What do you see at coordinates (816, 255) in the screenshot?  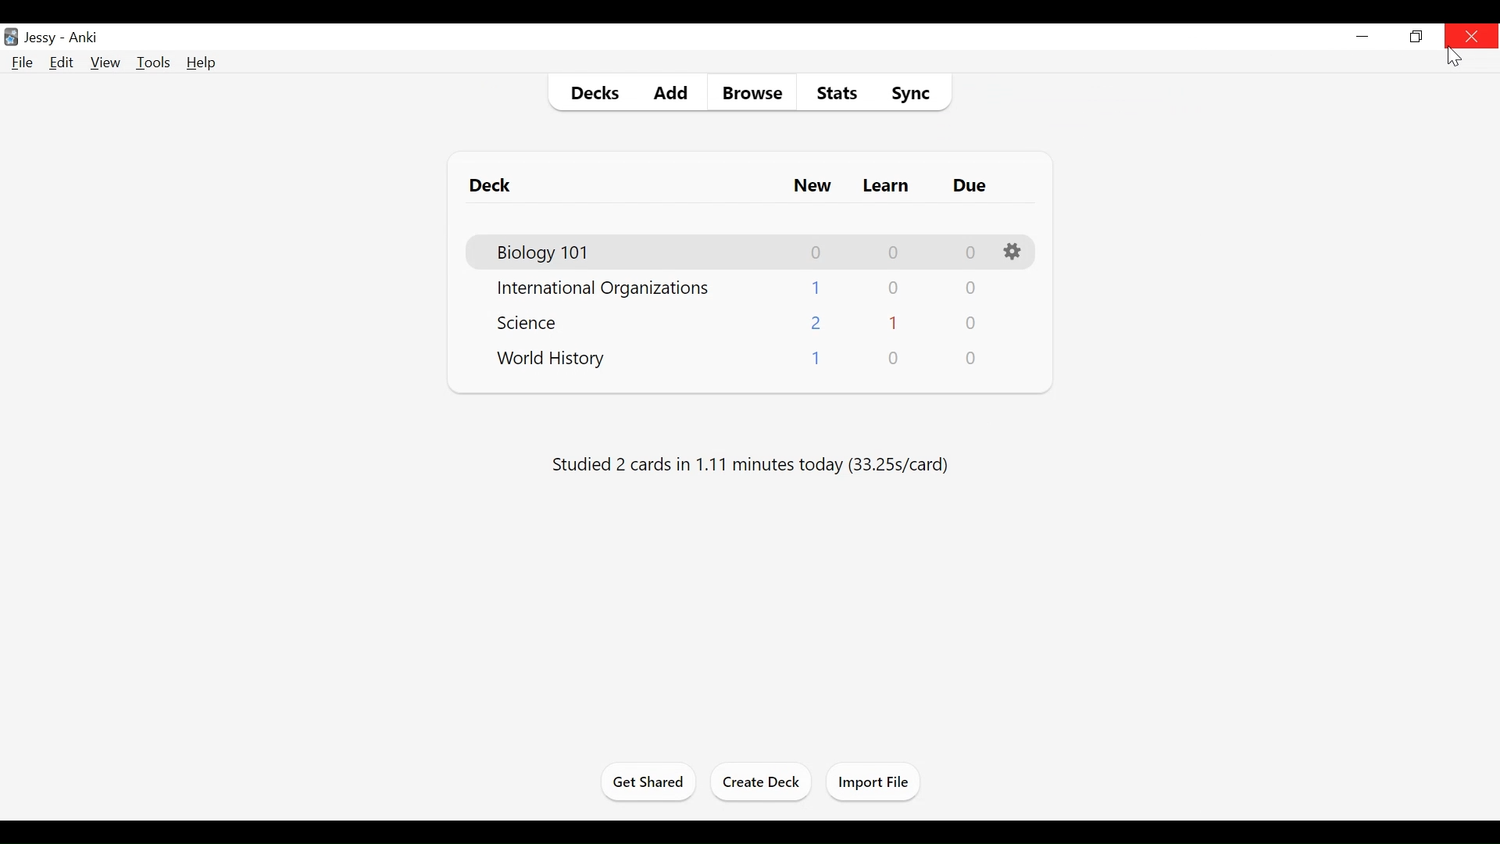 I see `New Card Count` at bounding box center [816, 255].